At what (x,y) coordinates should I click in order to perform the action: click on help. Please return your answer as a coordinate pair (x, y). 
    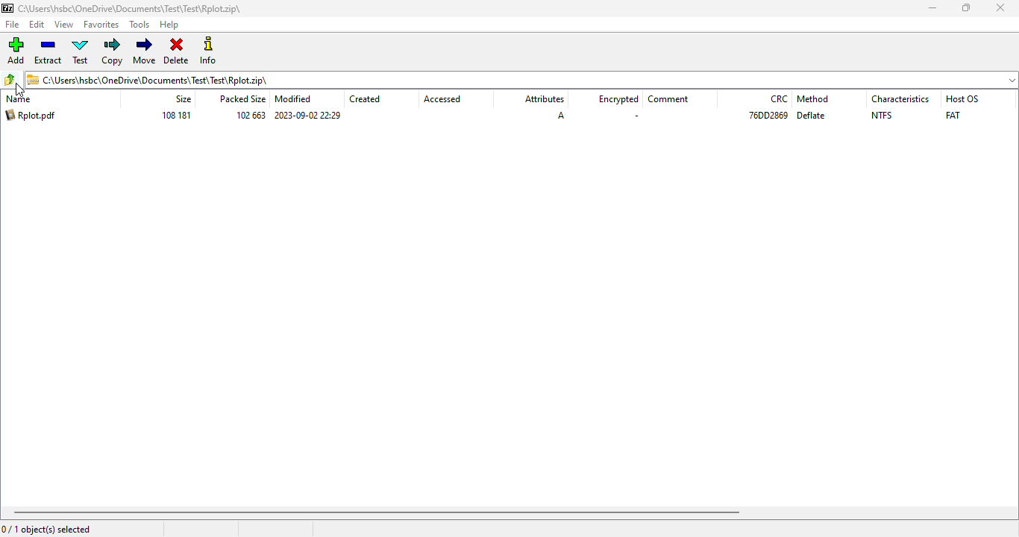
    Looking at the image, I should click on (169, 25).